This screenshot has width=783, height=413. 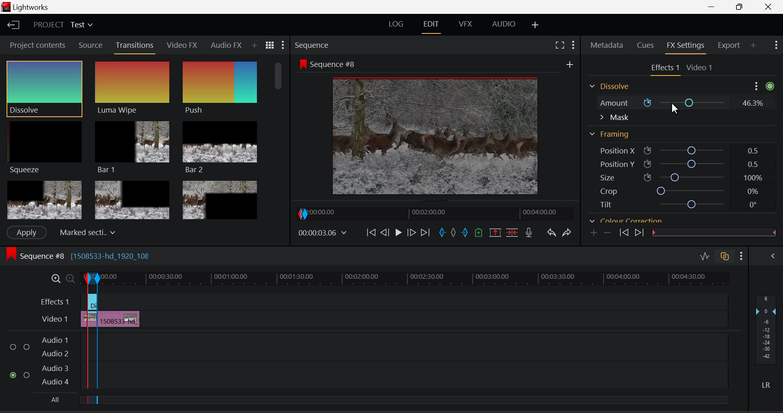 I want to click on Squeeze, so click(x=46, y=149).